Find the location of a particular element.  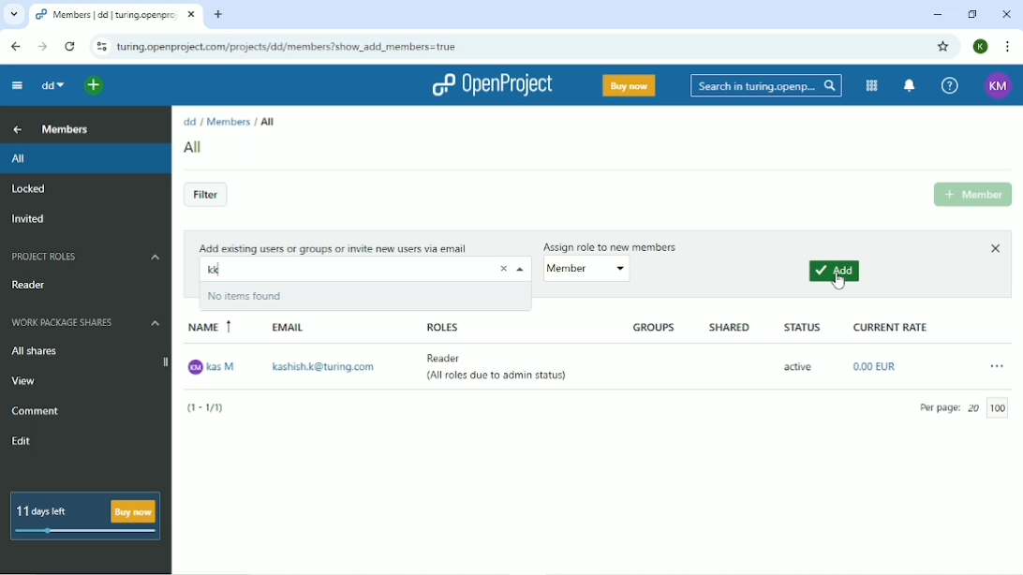

Edit is located at coordinates (23, 442).